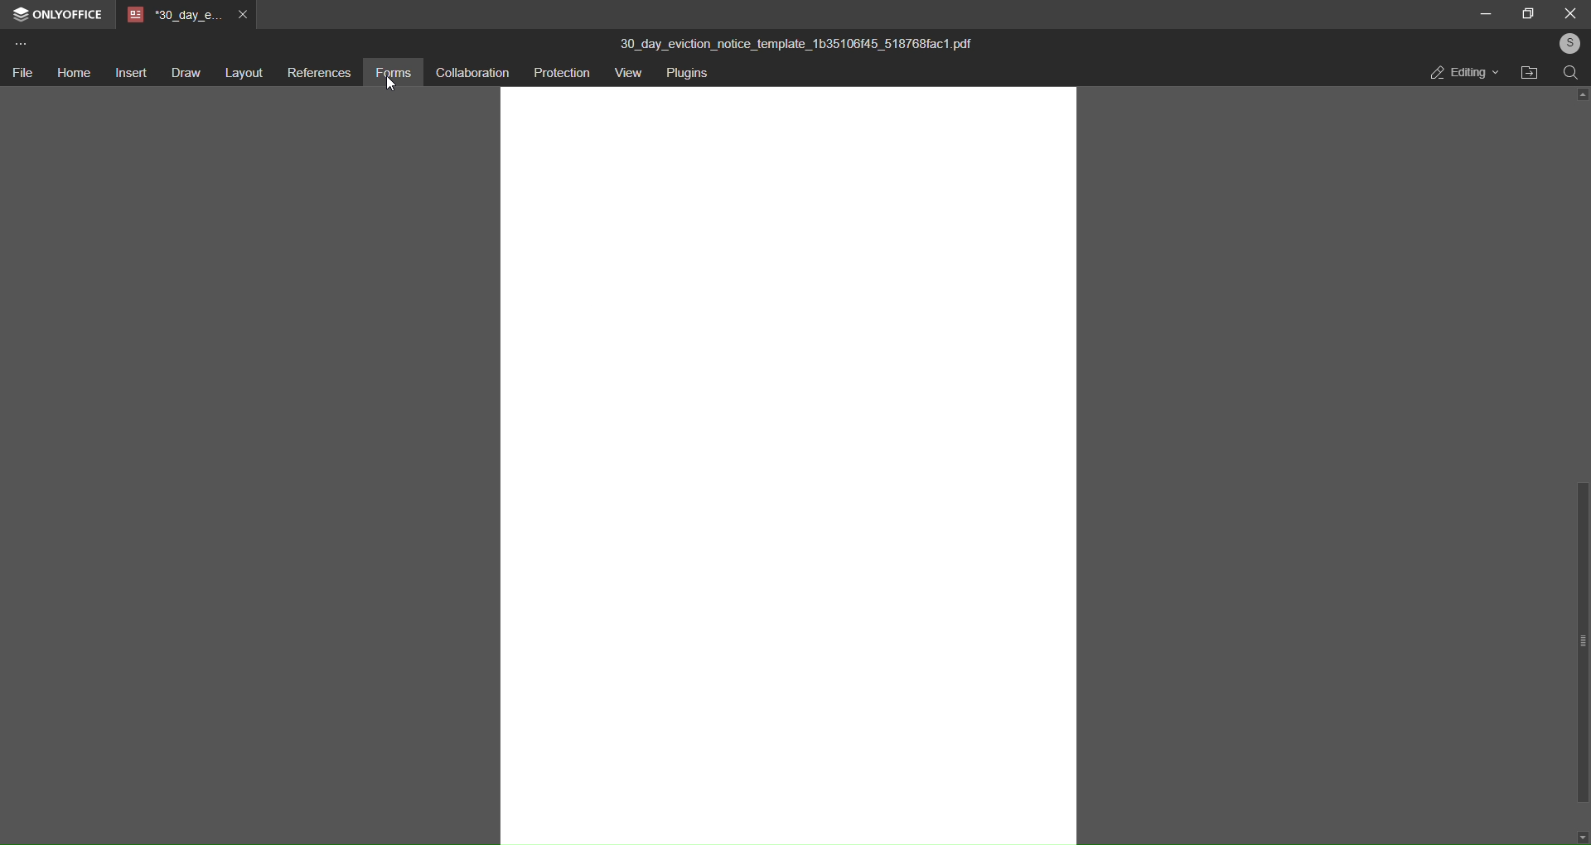 Image resolution: width=1591 pixels, height=845 pixels. I want to click on scroll bar, so click(1583, 641).